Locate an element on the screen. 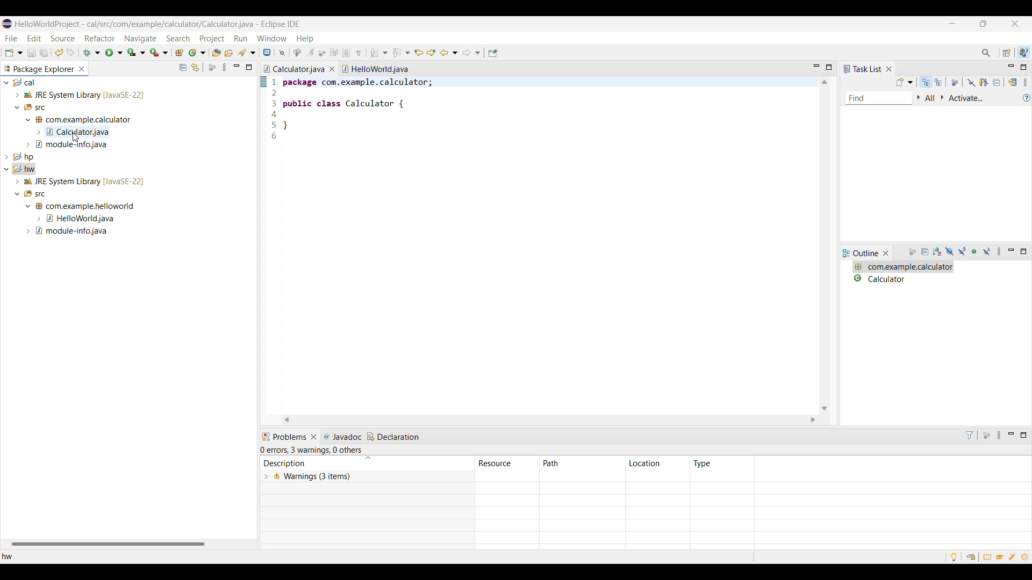 The width and height of the screenshot is (1032, 580). Edit is located at coordinates (34, 38).